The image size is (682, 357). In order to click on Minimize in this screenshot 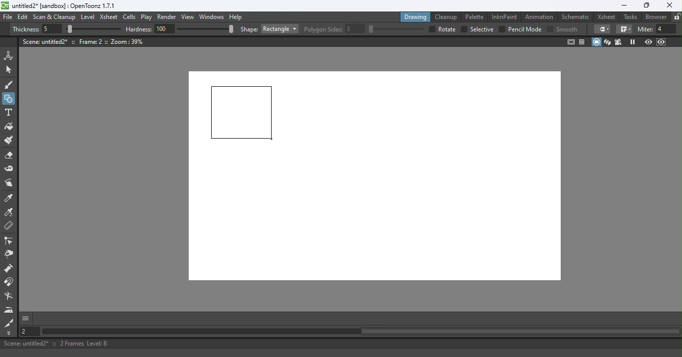, I will do `click(624, 5)`.